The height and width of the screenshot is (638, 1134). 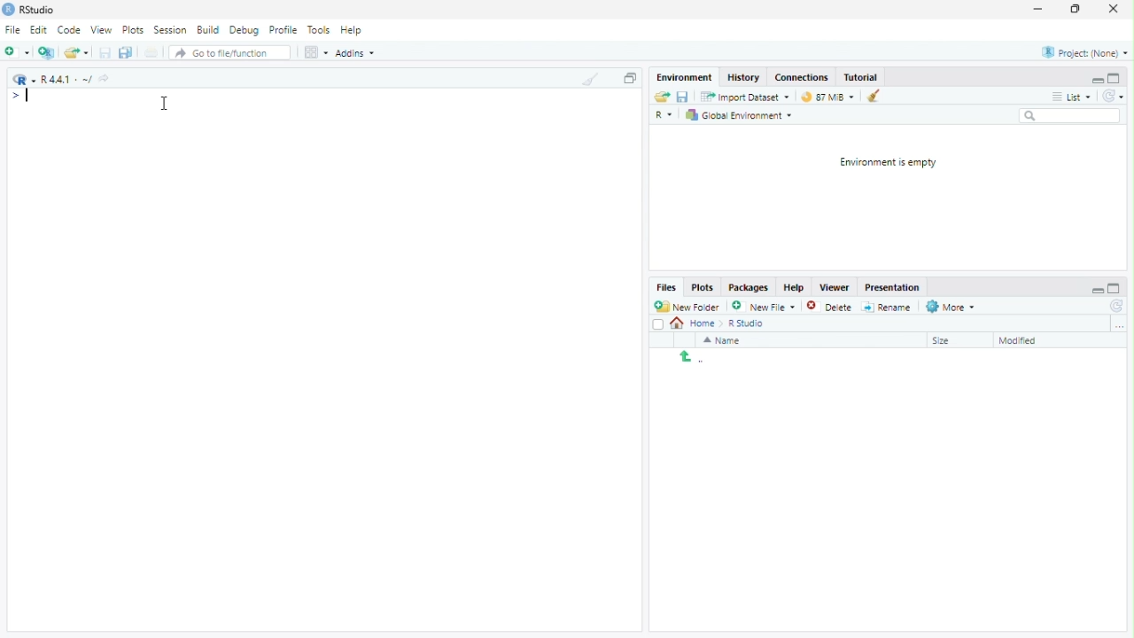 I want to click on Size, so click(x=944, y=341).